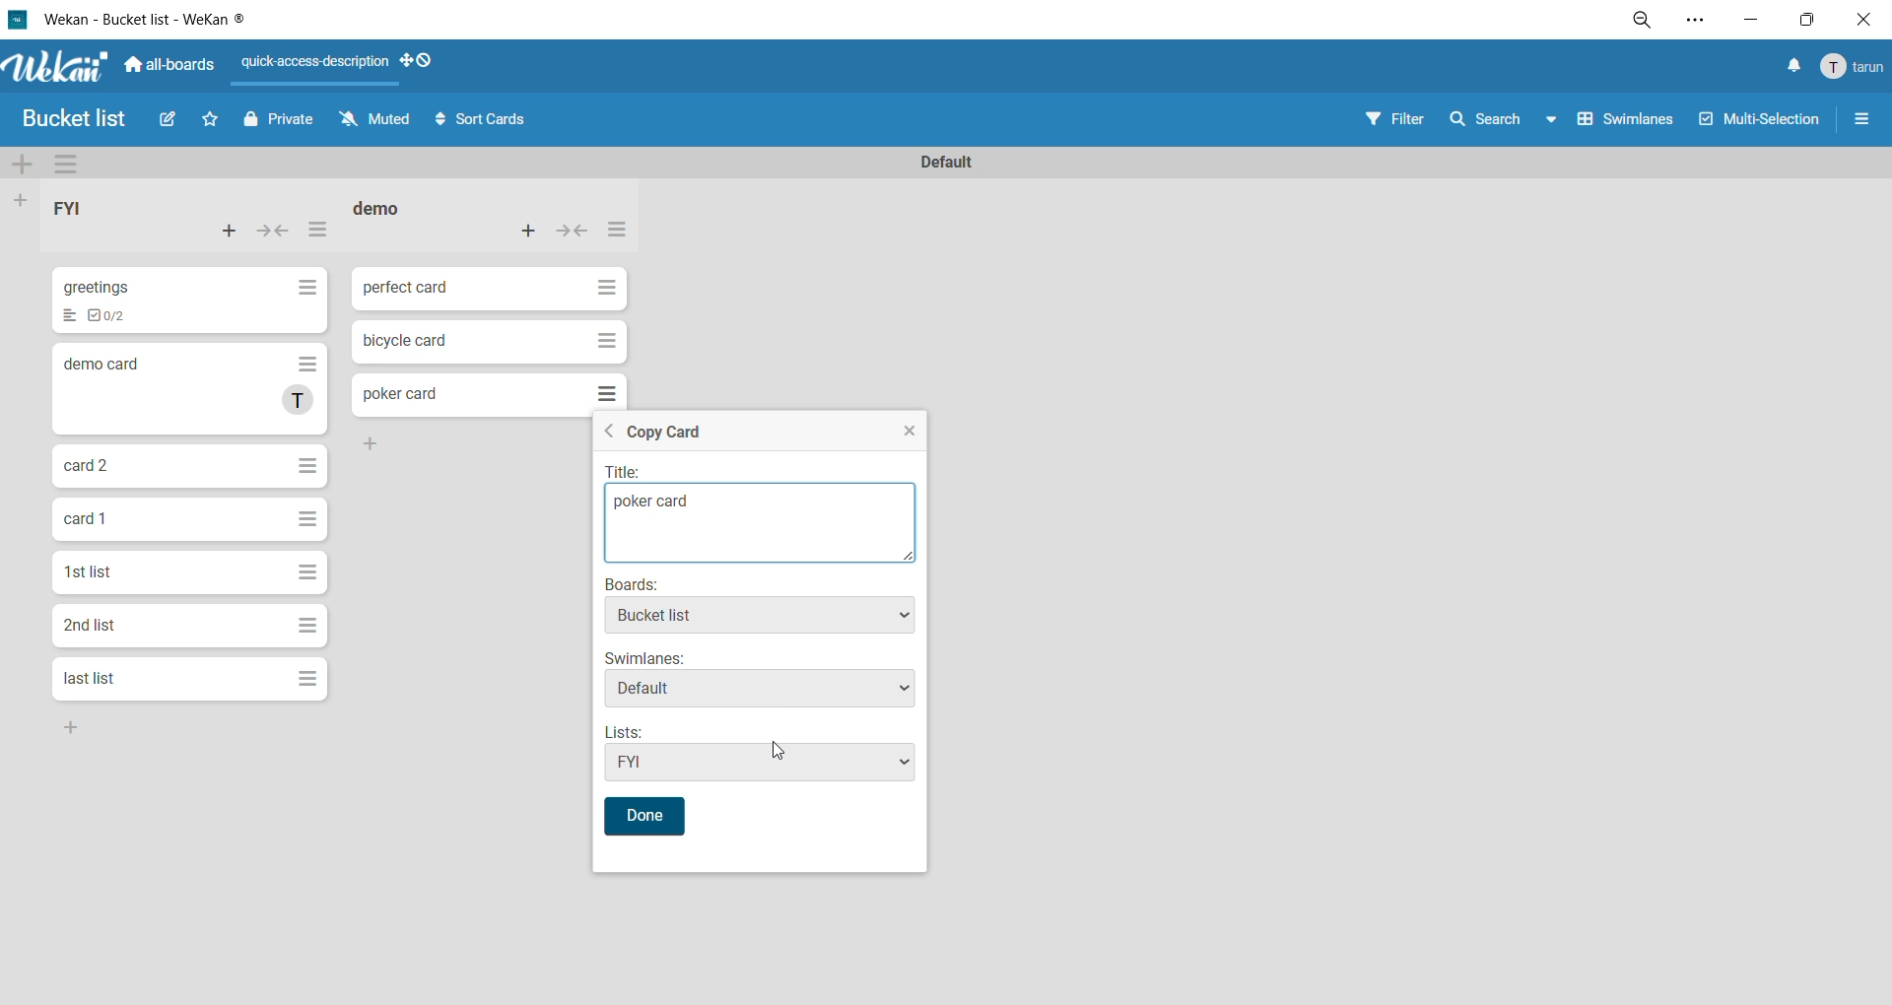 The image size is (1892, 1005). Describe the element at coordinates (302, 400) in the screenshot. I see `T` at that location.